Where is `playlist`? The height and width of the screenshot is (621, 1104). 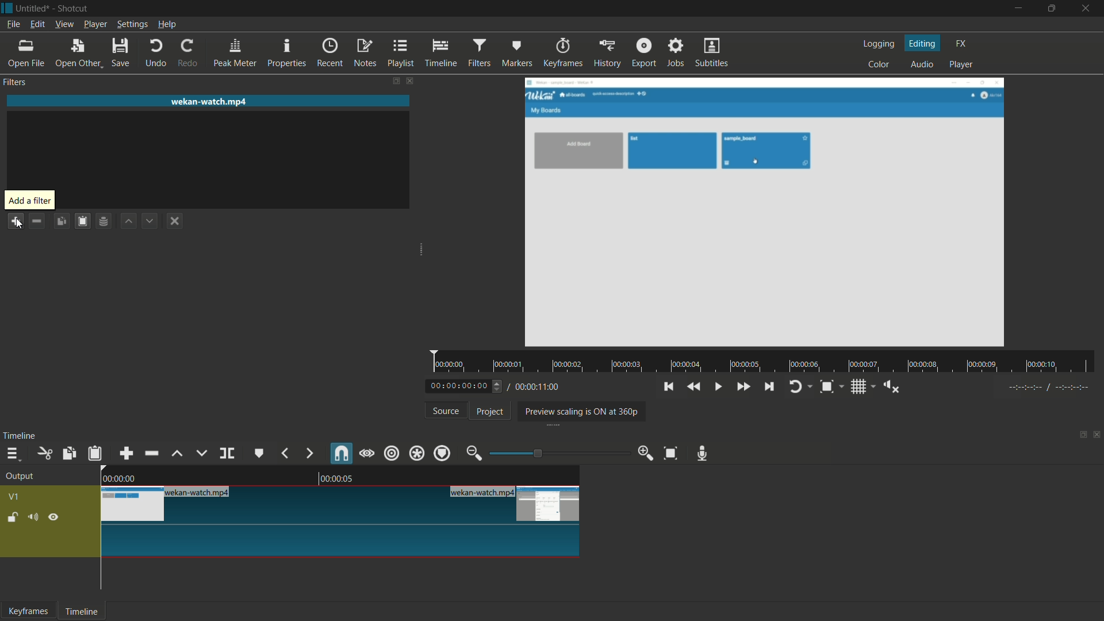
playlist is located at coordinates (401, 53).